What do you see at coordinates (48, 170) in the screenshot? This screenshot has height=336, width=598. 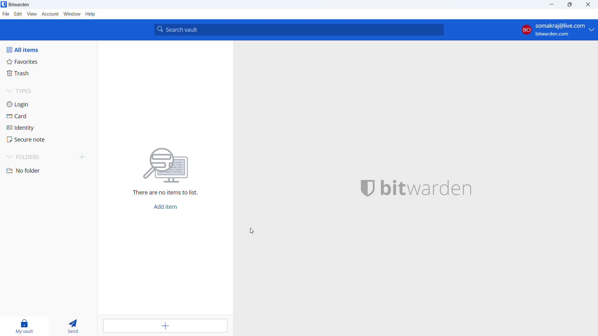 I see `no folder` at bounding box center [48, 170].